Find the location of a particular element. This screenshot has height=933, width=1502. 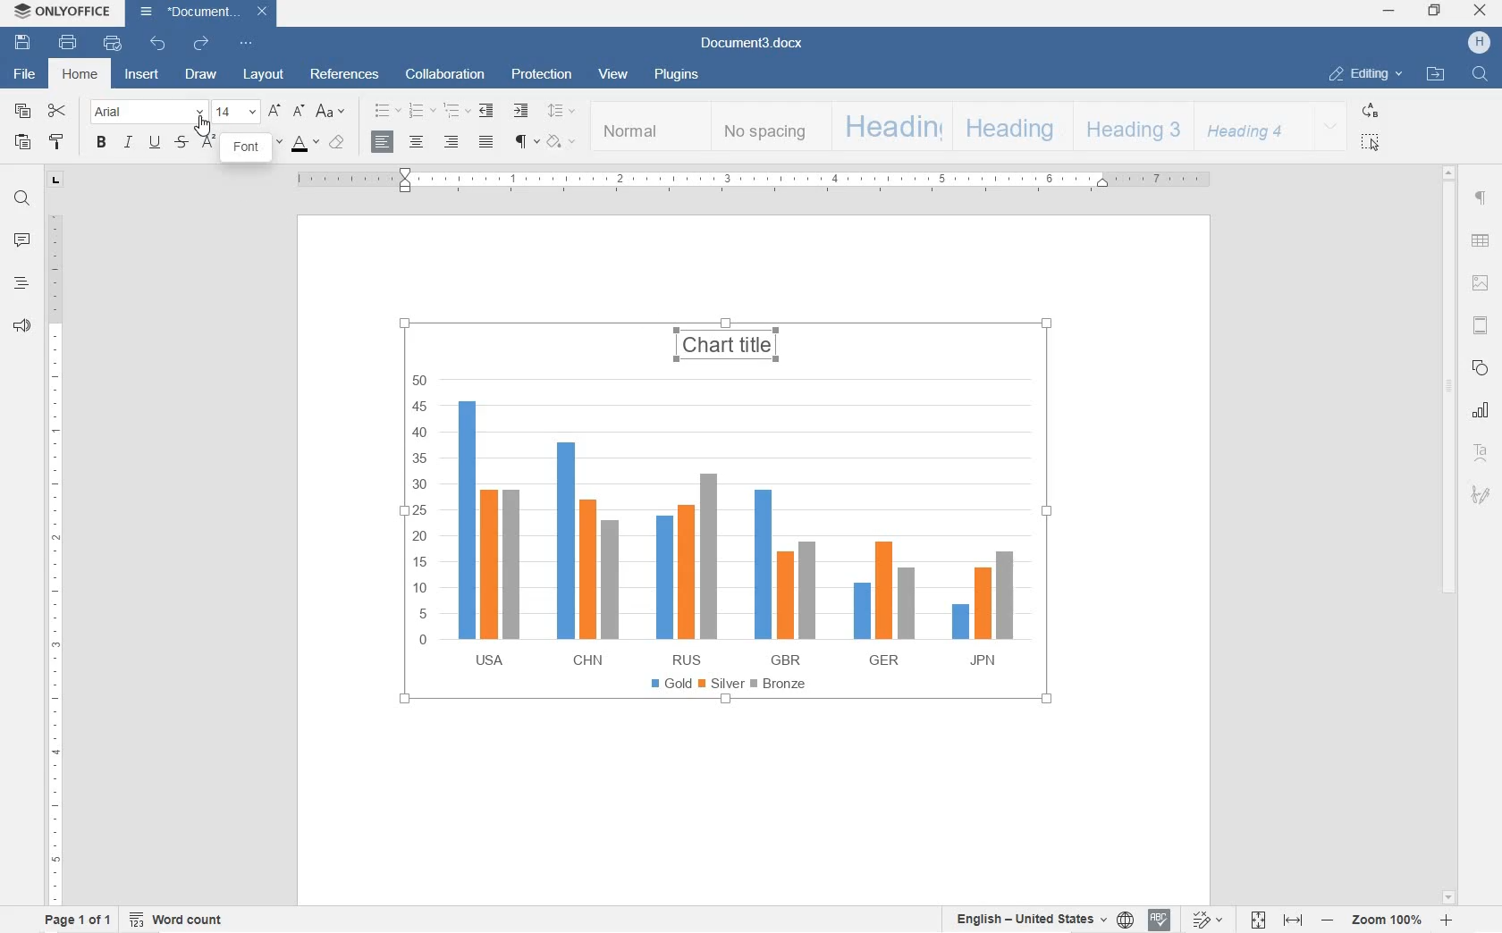

NON PRINTING CHARACTERS is located at coordinates (526, 143).